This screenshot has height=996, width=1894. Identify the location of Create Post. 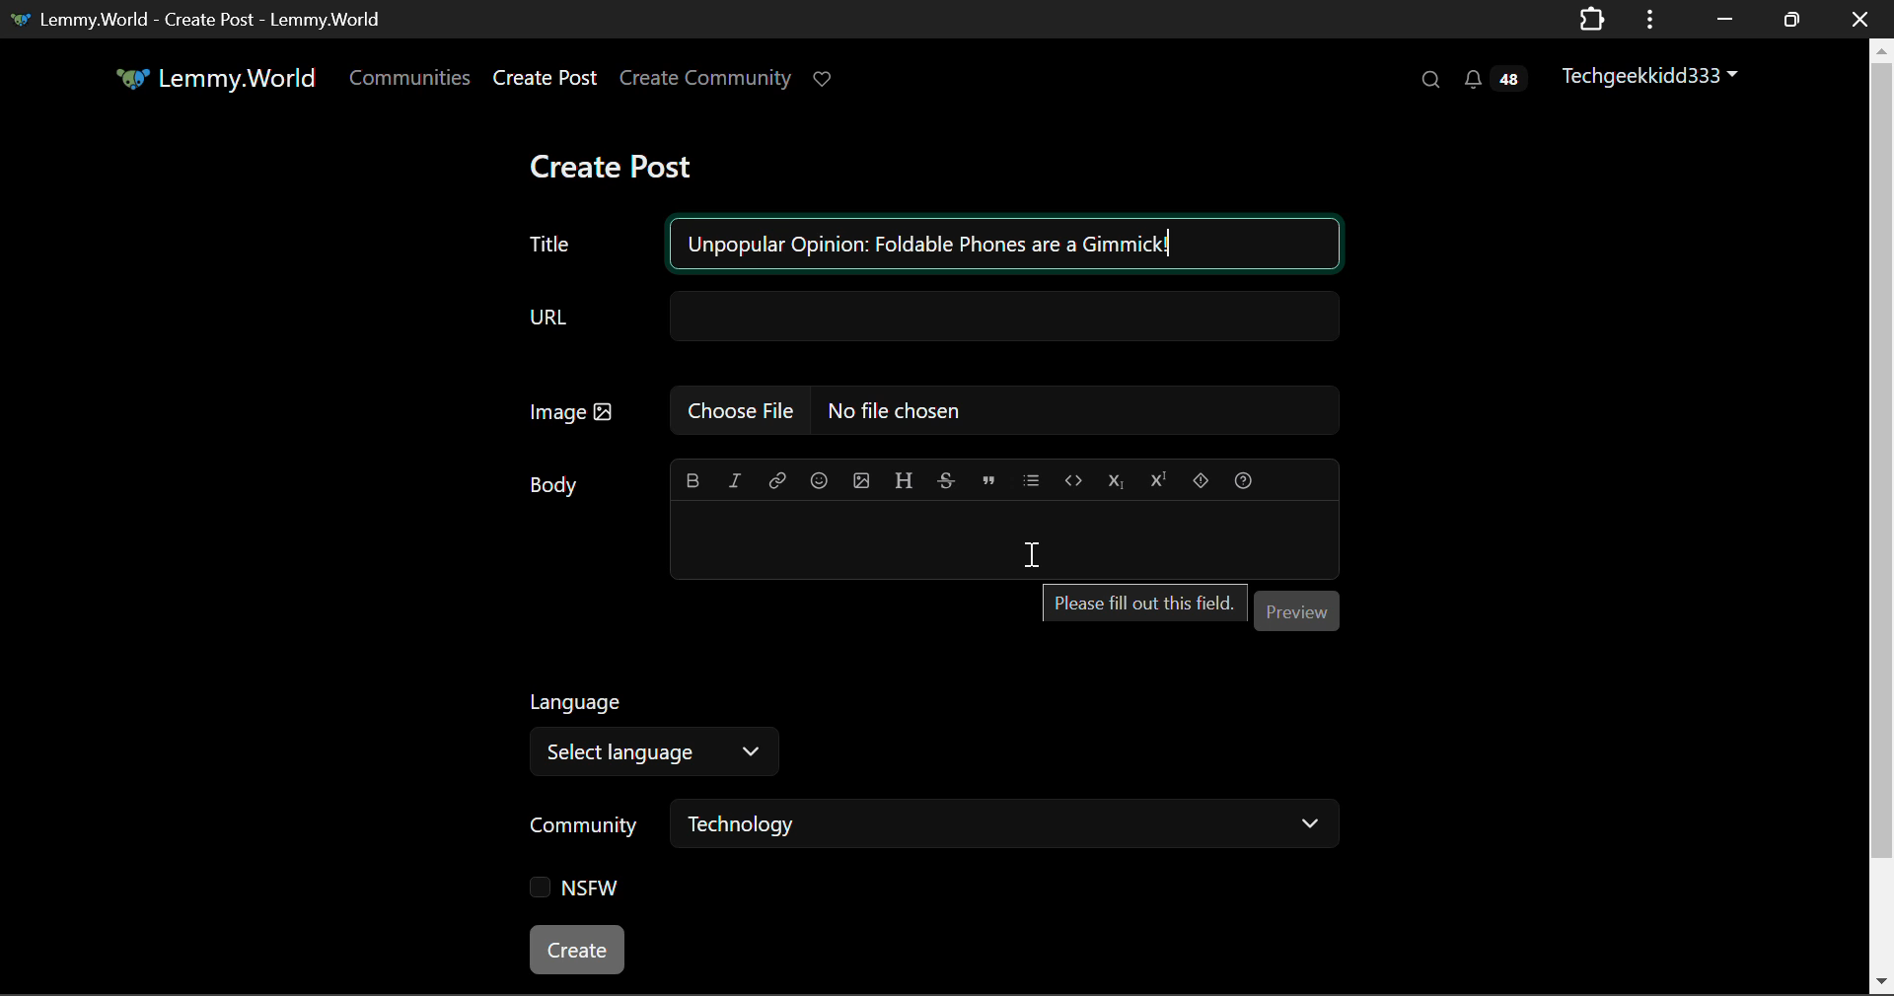
(544, 81).